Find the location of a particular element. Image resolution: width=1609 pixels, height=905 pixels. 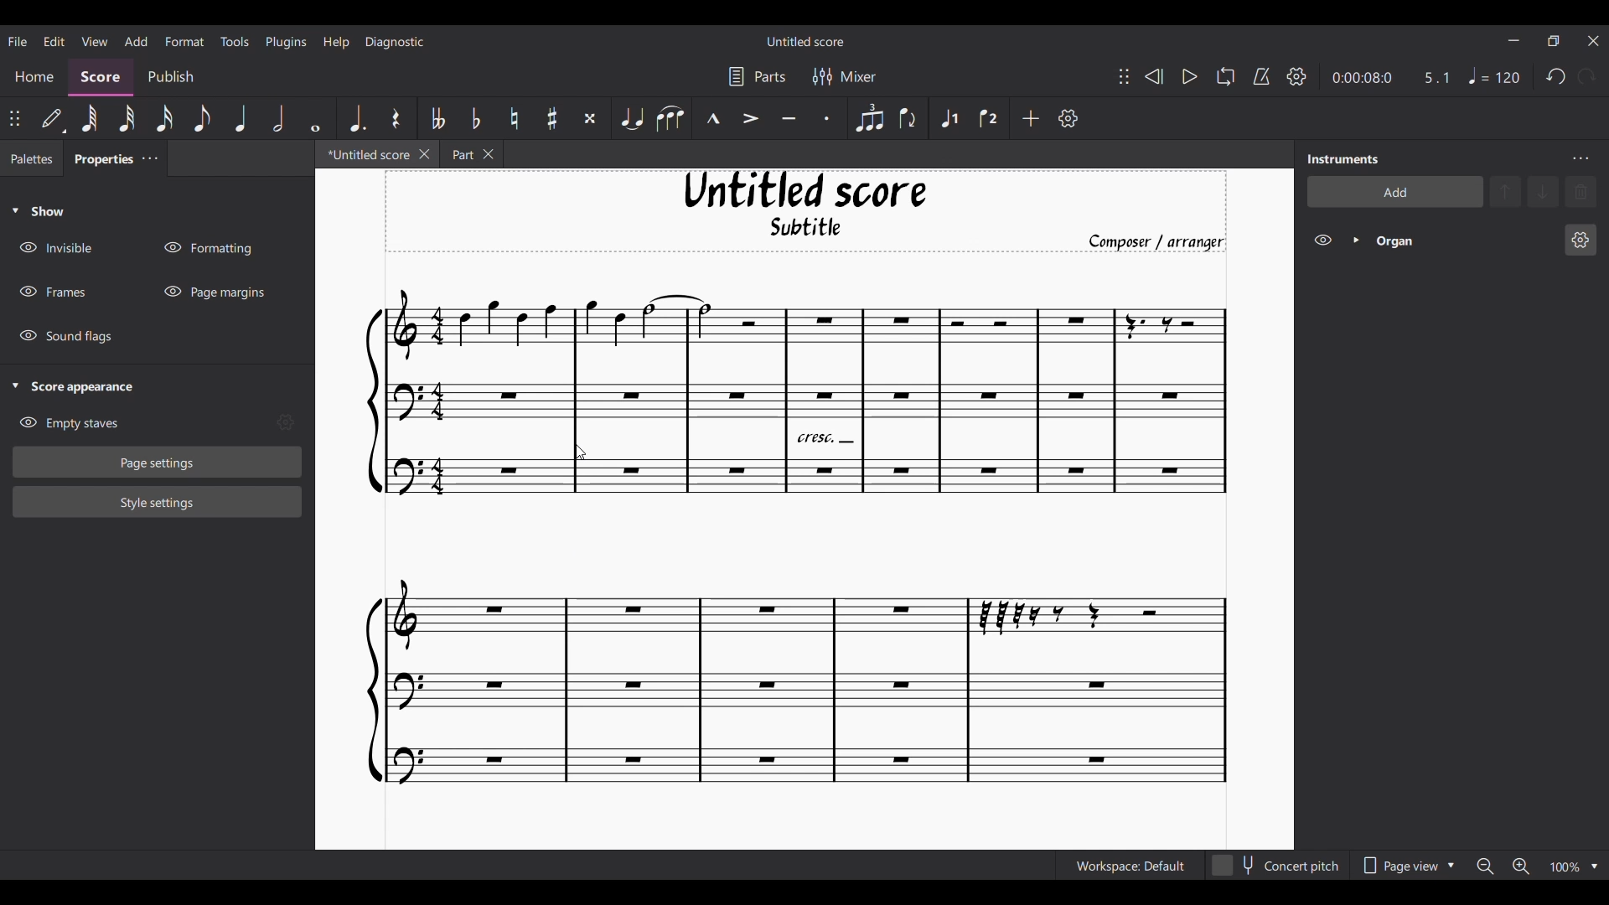

Marcato is located at coordinates (713, 119).